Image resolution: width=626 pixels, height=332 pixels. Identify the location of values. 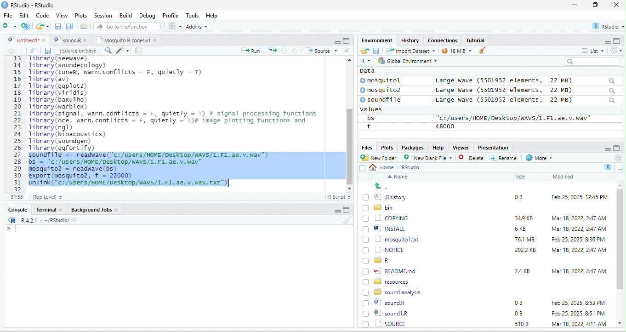
(376, 109).